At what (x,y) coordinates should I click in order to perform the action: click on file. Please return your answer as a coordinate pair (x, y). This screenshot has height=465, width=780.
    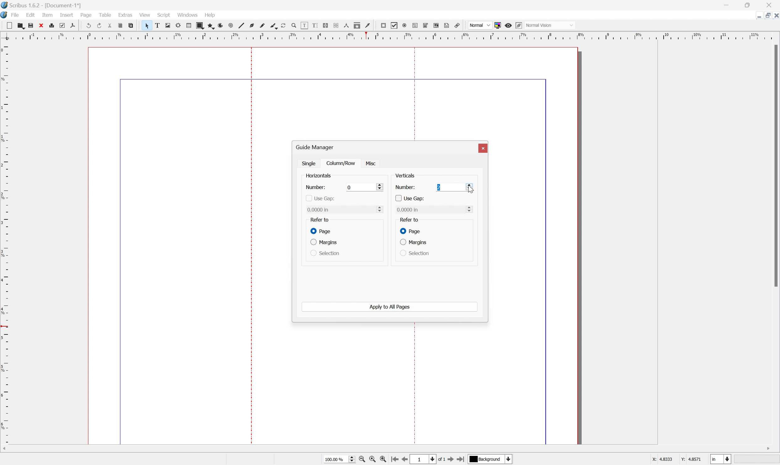
    Looking at the image, I should click on (15, 15).